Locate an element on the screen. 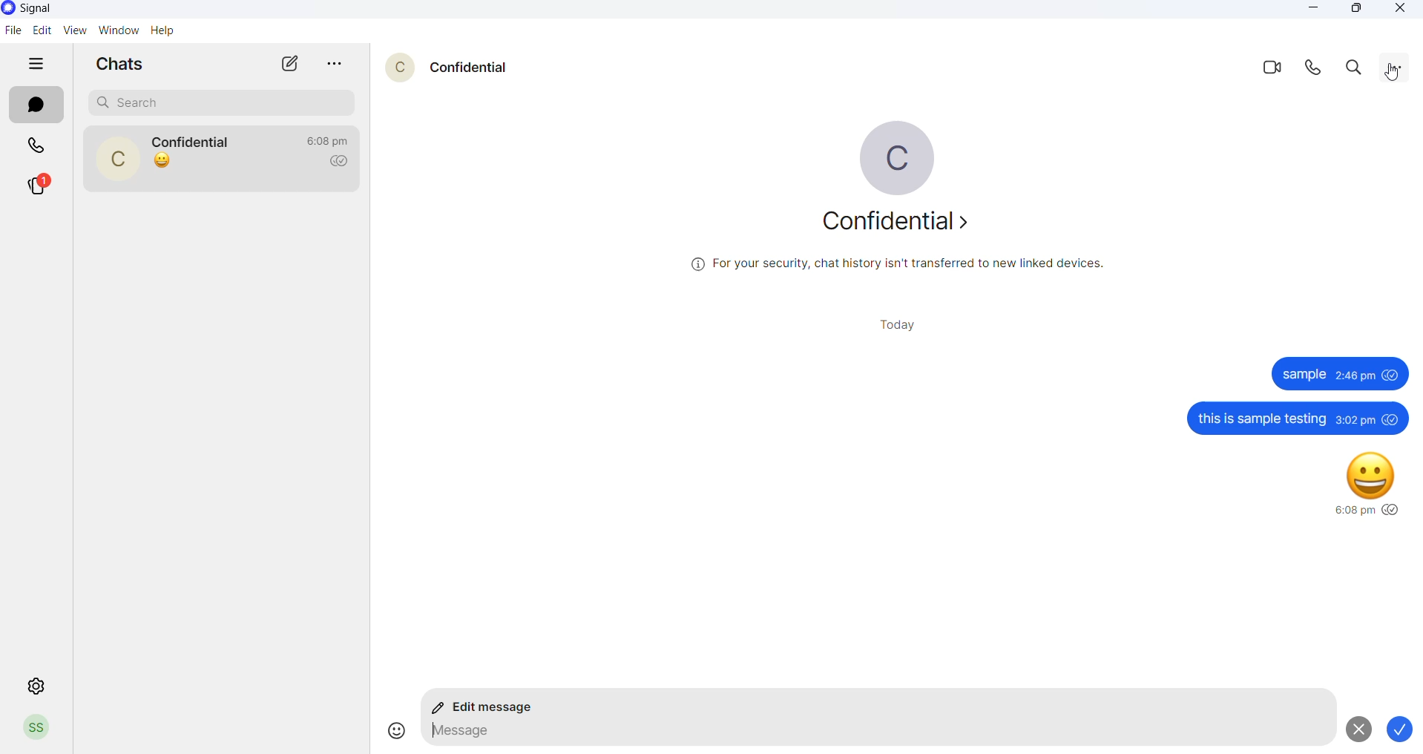 Image resolution: width=1423 pixels, height=754 pixels. profile picture is located at coordinates (887, 160).